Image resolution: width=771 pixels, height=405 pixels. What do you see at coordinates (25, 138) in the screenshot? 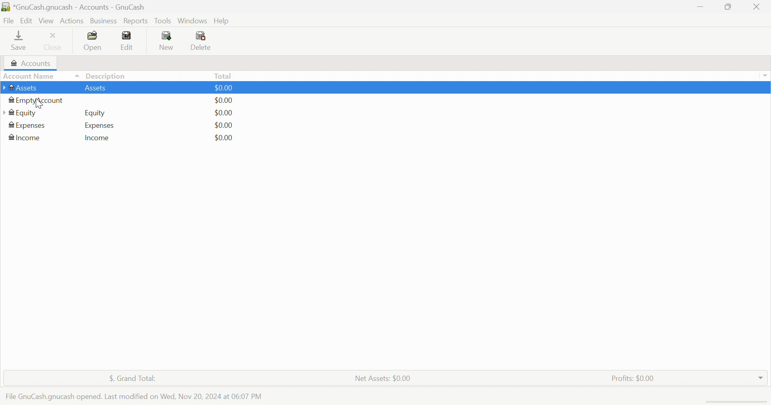
I see `Income` at bounding box center [25, 138].